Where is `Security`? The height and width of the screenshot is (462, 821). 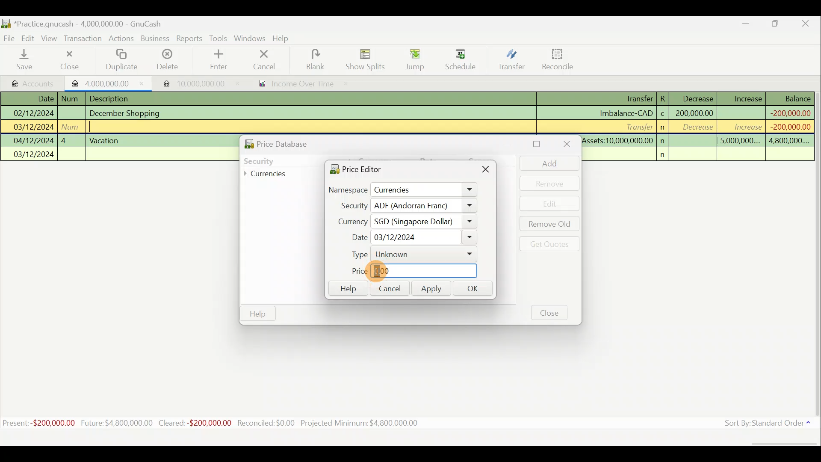
Security is located at coordinates (276, 160).